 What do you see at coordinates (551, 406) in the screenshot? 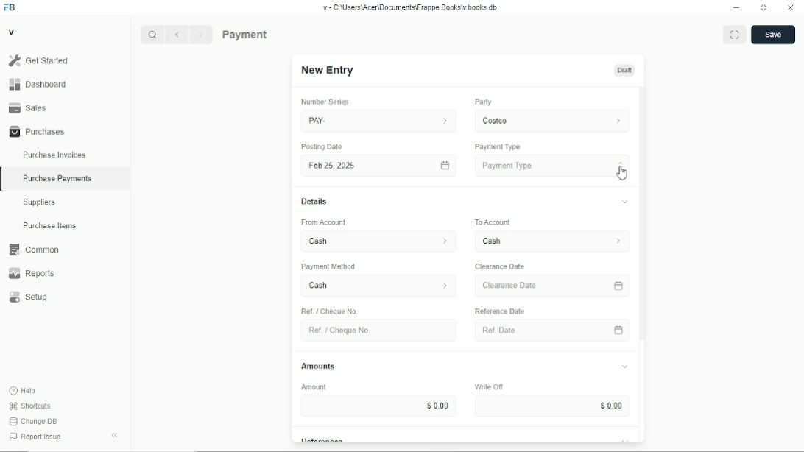
I see `` at bounding box center [551, 406].